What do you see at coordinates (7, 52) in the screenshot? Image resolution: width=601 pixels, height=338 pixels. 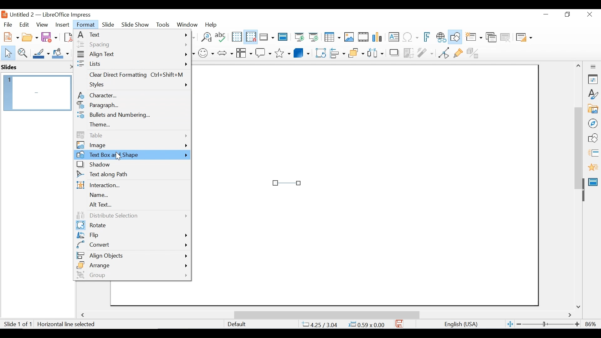 I see `Select` at bounding box center [7, 52].